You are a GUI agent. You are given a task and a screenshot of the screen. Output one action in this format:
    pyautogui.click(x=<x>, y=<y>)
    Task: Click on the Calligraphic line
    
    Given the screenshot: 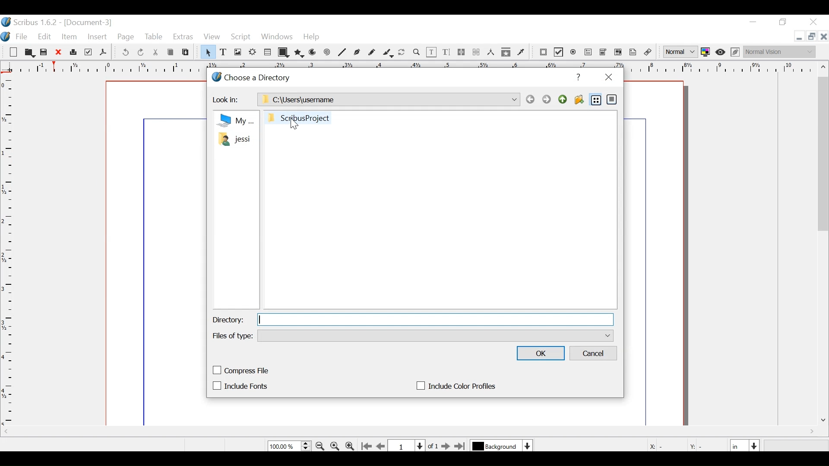 What is the action you would take?
    pyautogui.click(x=388, y=53)
    